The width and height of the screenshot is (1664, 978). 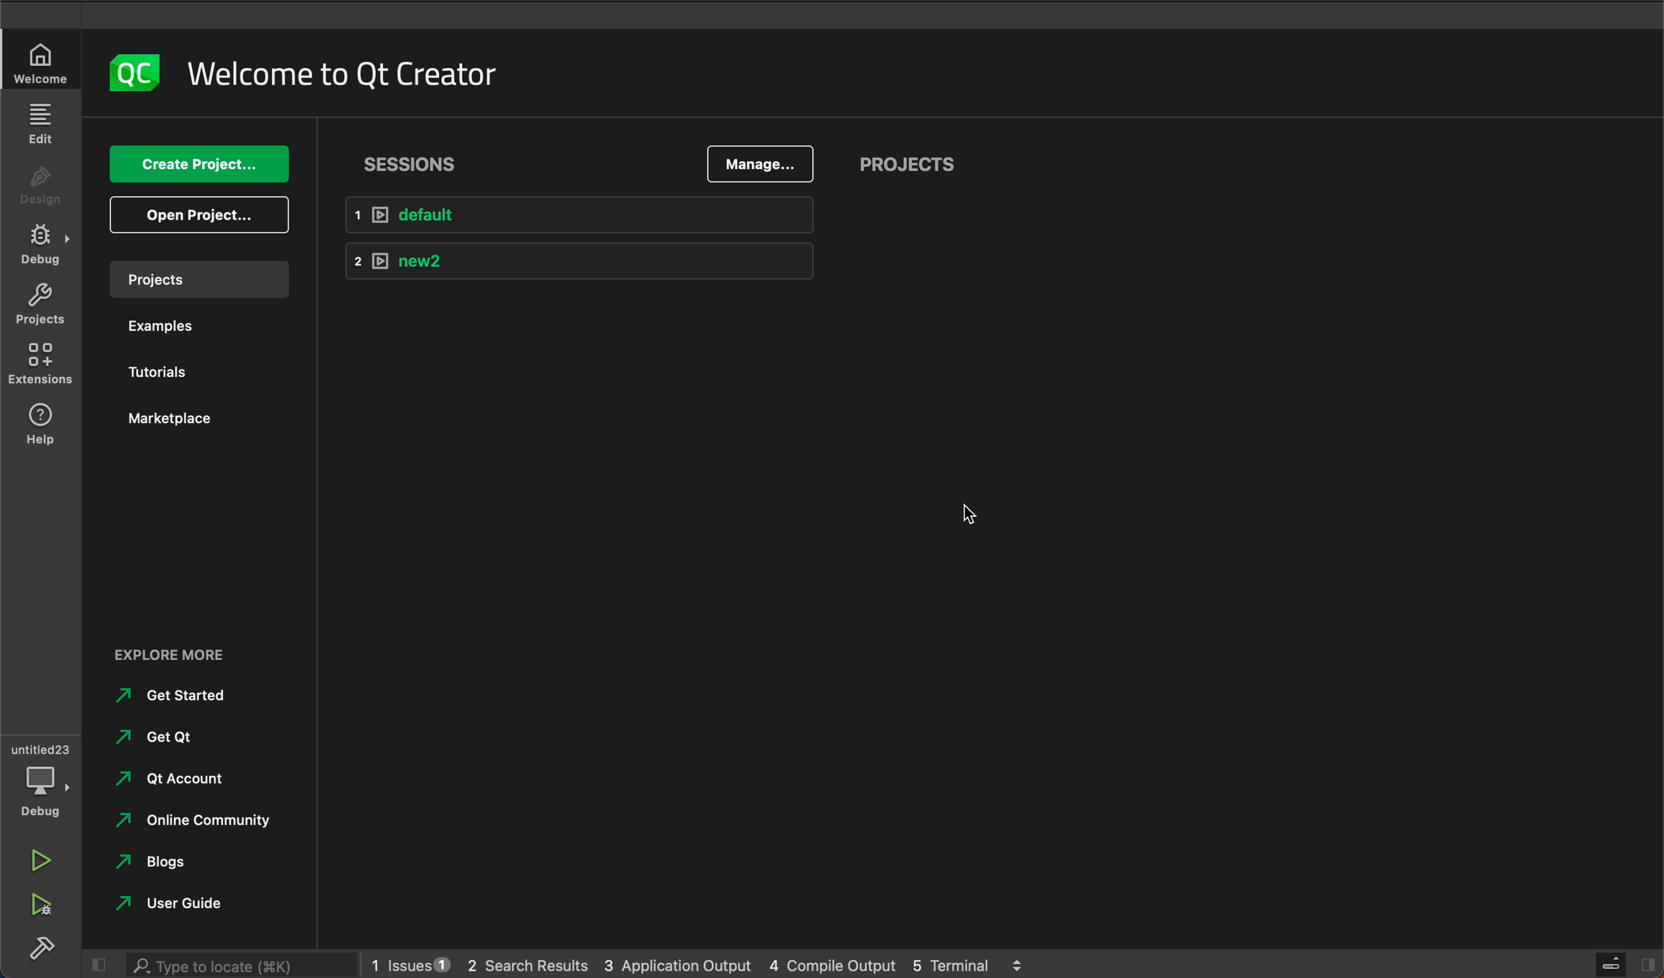 I want to click on extension, so click(x=41, y=360).